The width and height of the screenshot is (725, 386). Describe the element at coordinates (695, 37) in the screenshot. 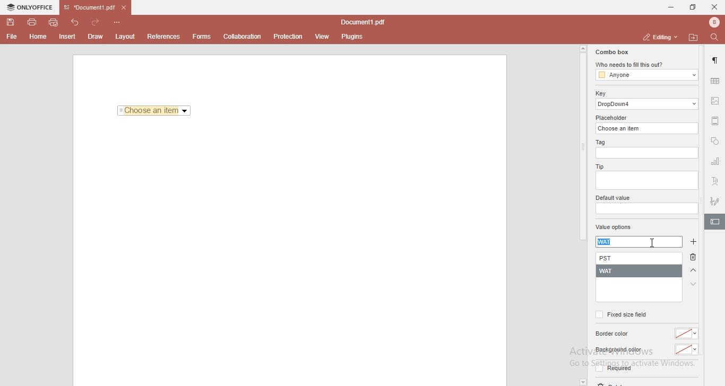

I see `open file location` at that location.